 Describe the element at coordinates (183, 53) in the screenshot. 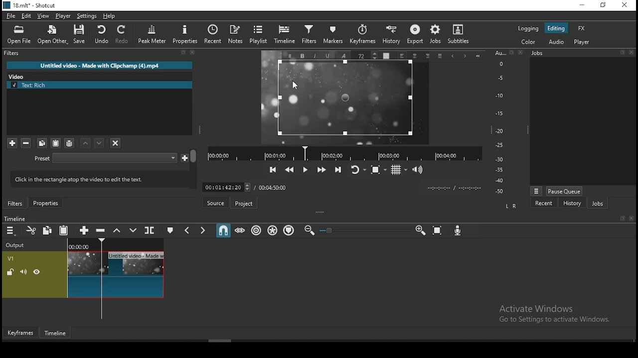

I see `Detach` at that location.